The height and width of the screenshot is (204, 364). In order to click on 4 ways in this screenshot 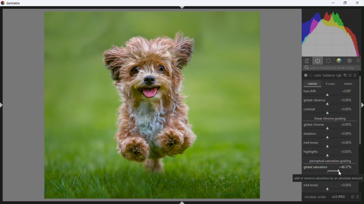, I will do `click(331, 83)`.